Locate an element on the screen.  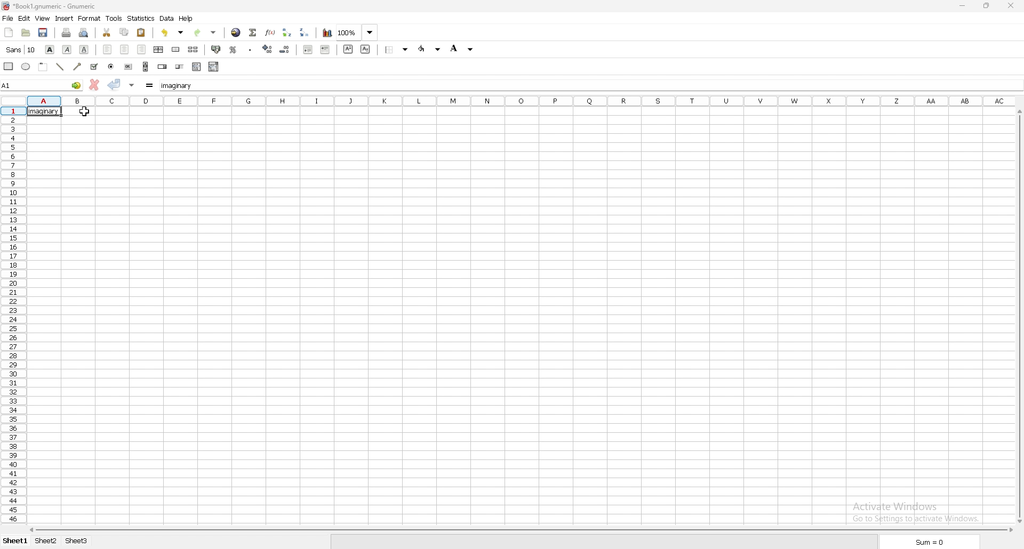
data is located at coordinates (168, 19).